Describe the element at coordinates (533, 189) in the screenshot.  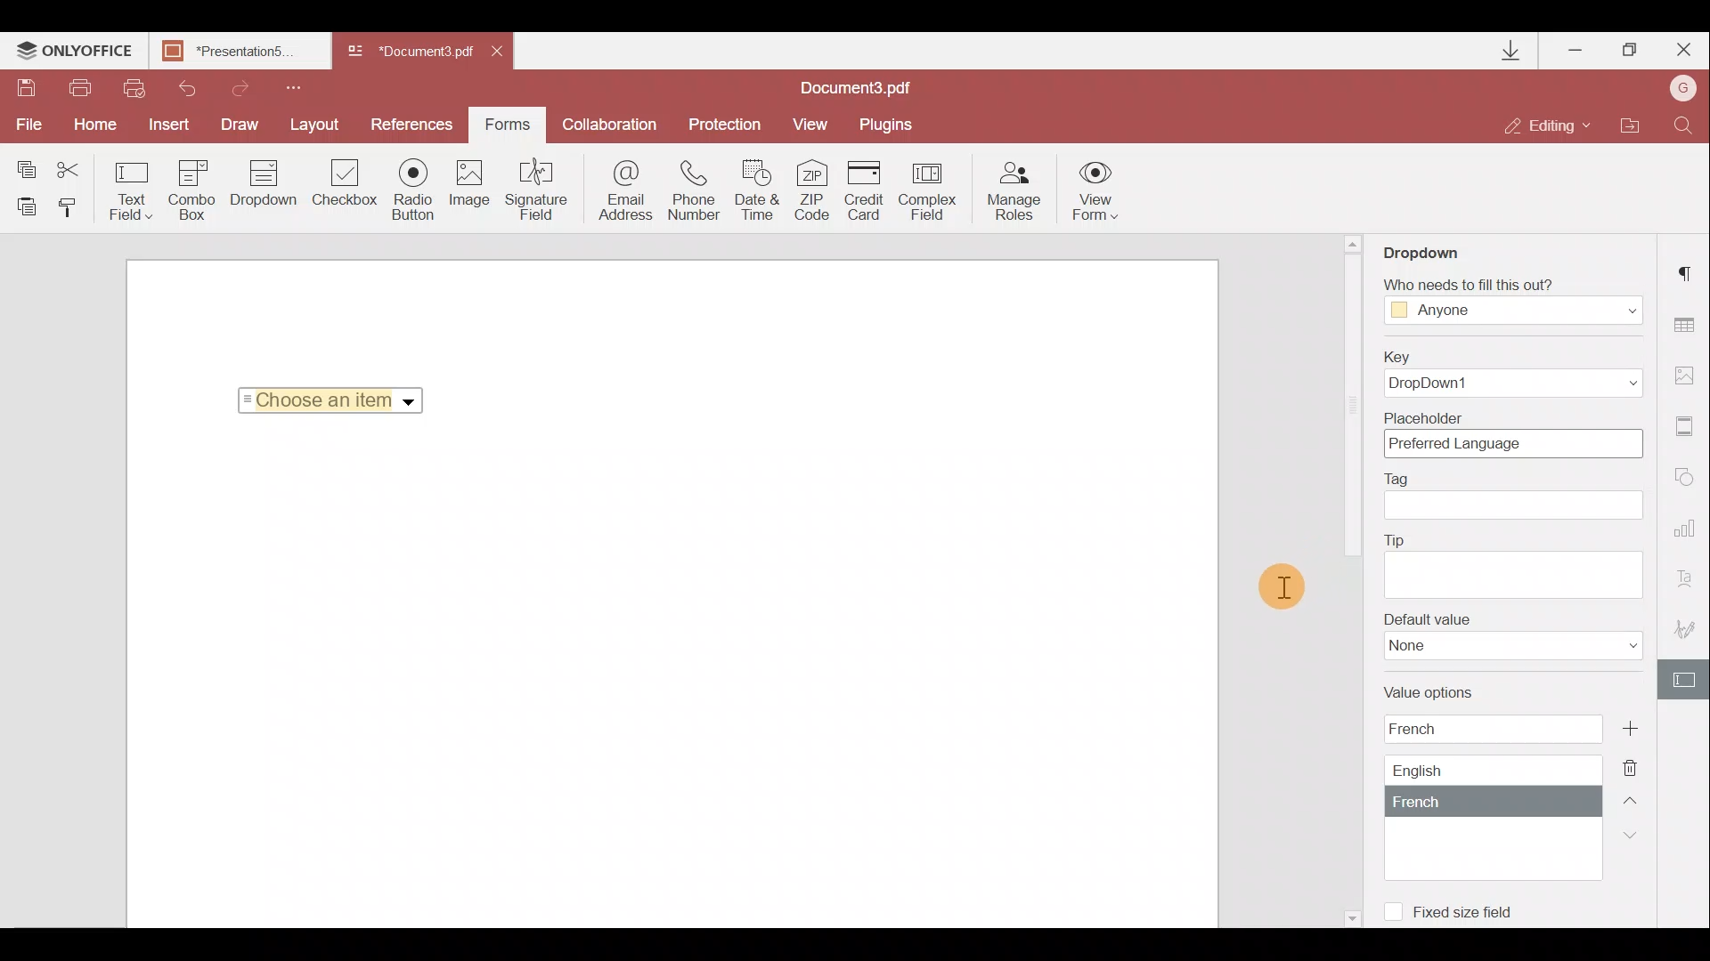
I see `Signature field` at that location.